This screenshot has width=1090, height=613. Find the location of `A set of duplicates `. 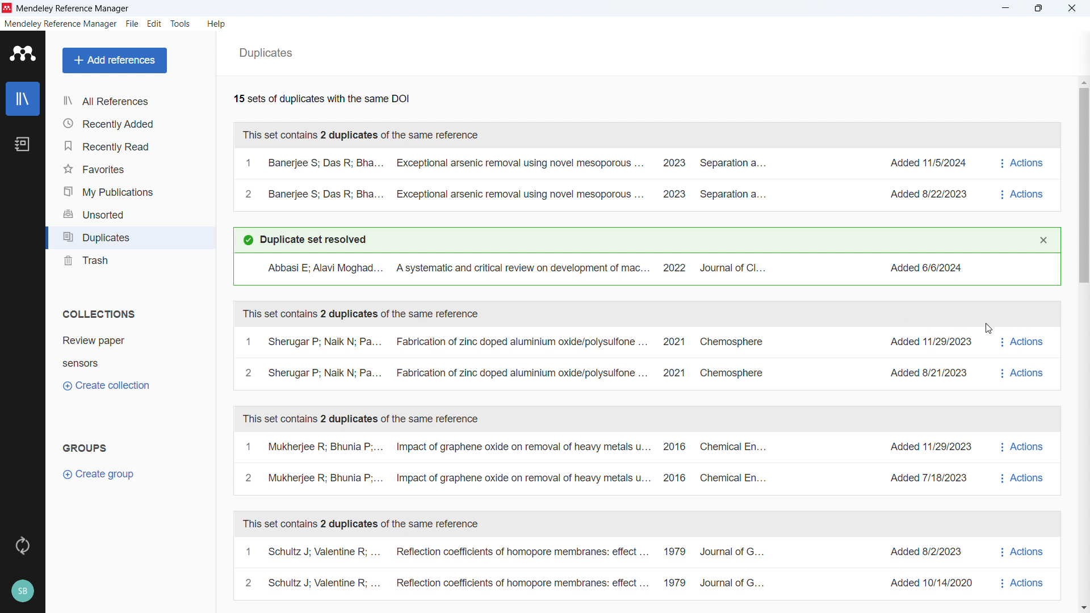

A set of duplicates  is located at coordinates (608, 464).